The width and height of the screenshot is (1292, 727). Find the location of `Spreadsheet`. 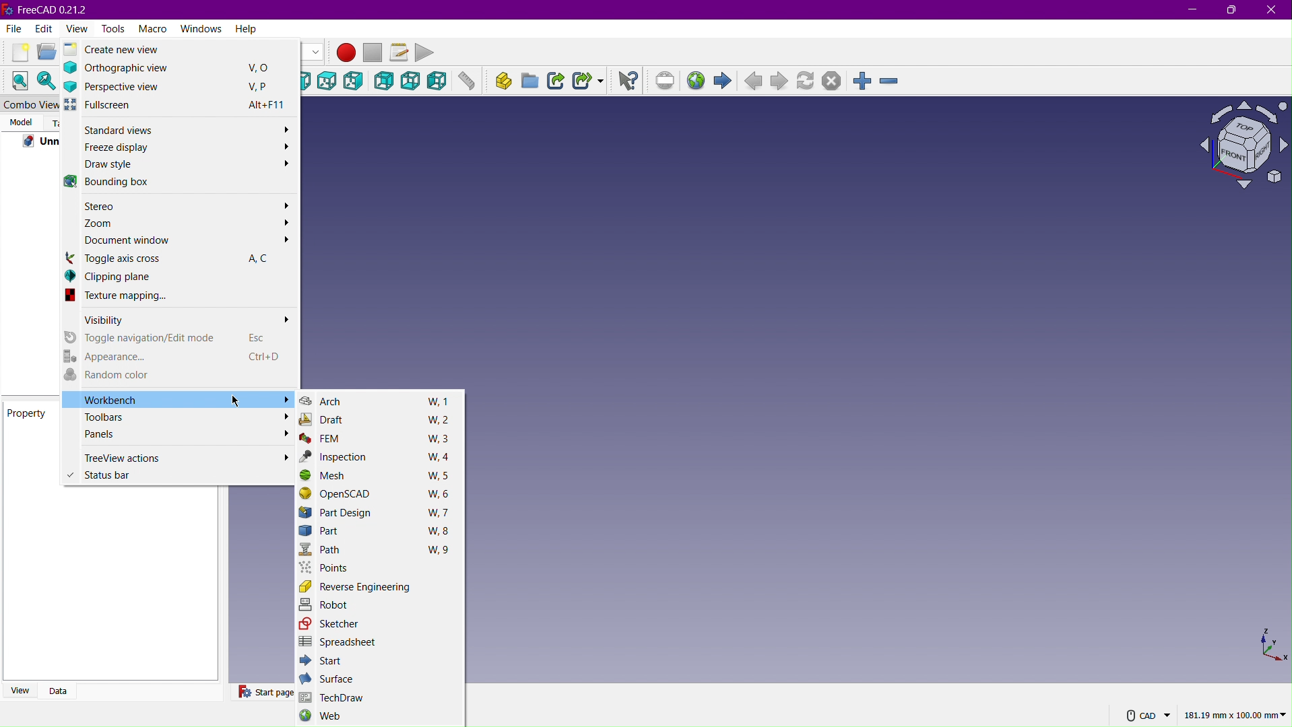

Spreadsheet is located at coordinates (338, 644).